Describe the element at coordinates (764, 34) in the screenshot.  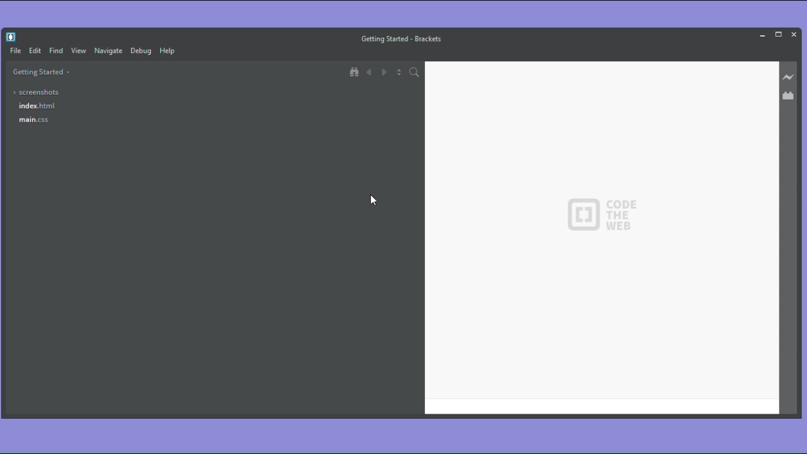
I see `Minimise` at that location.